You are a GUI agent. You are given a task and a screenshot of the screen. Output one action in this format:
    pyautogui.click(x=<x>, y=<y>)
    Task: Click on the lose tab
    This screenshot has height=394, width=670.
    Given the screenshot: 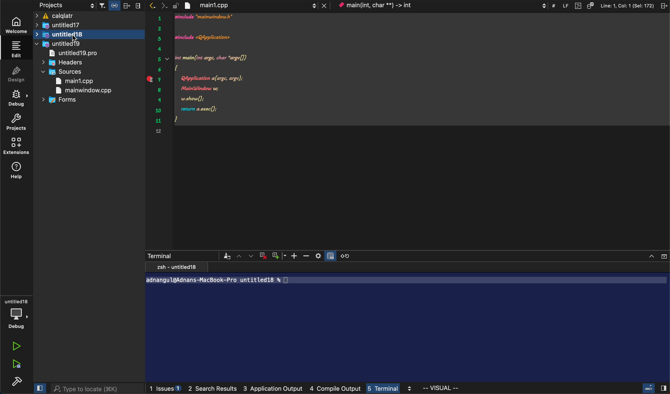 What is the action you would take?
    pyautogui.click(x=325, y=6)
    